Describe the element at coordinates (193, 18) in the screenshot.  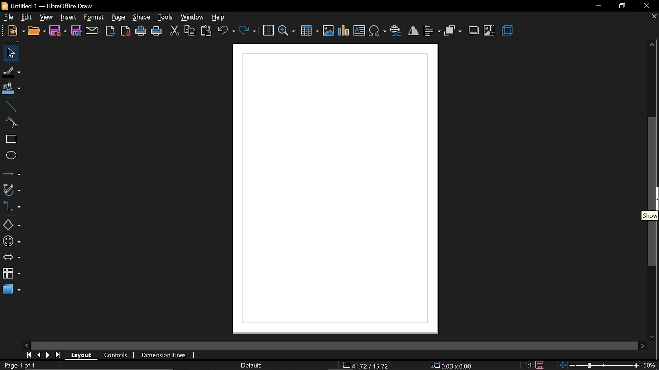
I see `window` at that location.